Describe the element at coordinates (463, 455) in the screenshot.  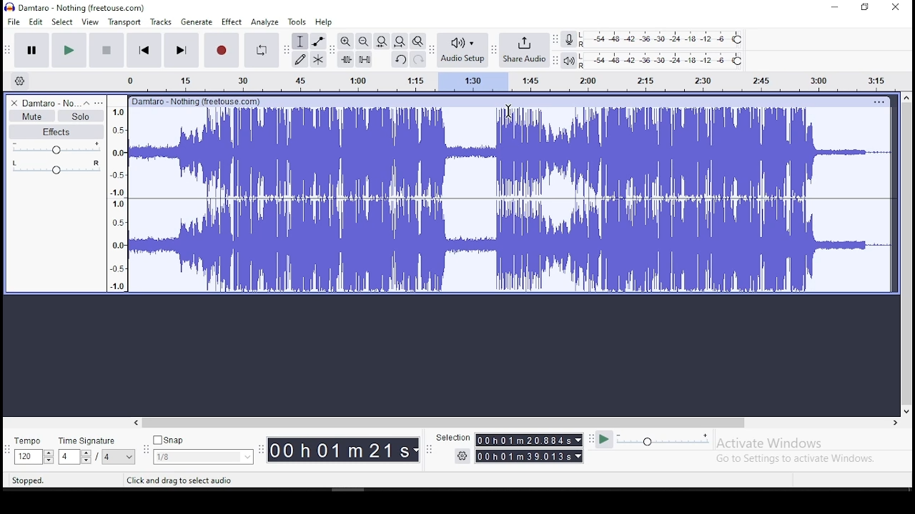
I see `Settings` at that location.